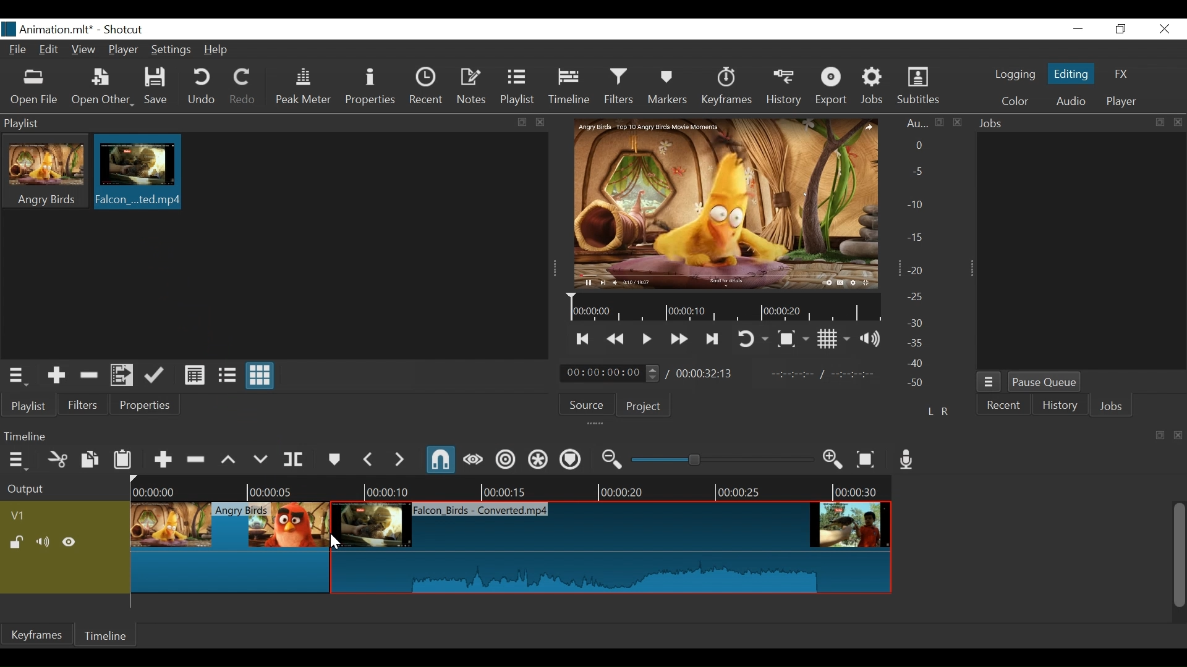  I want to click on Append, so click(163, 458).